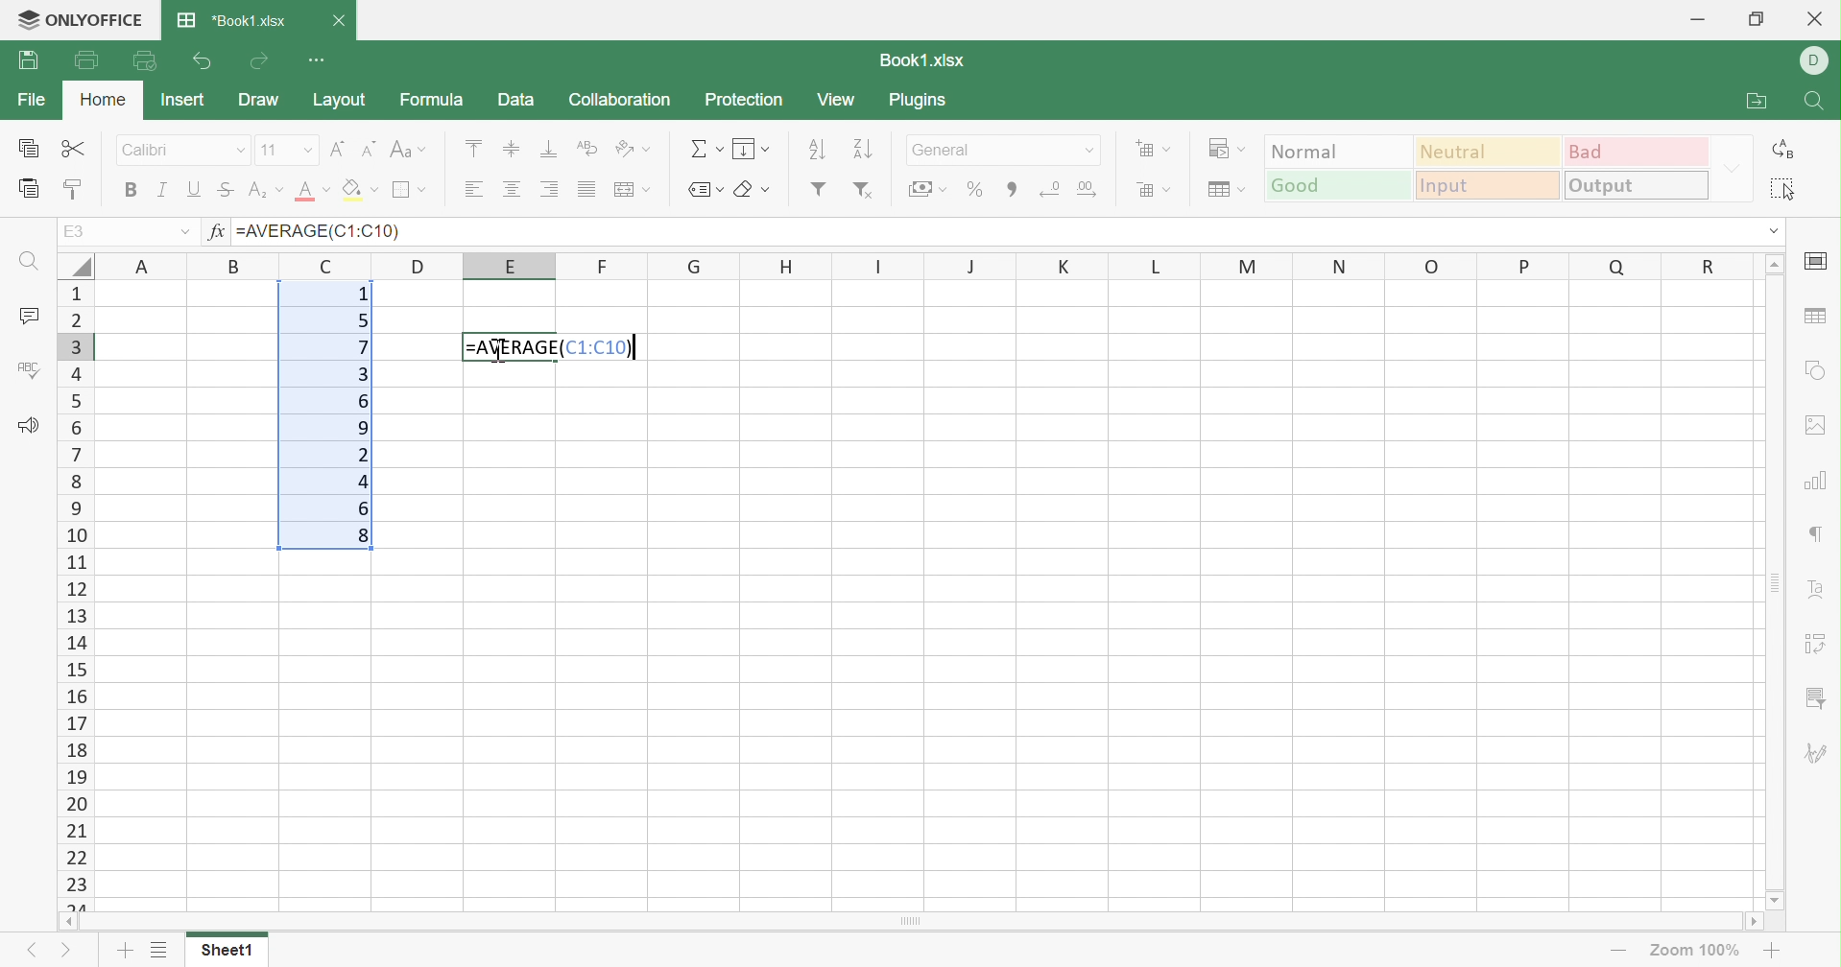  What do you see at coordinates (337, 150) in the screenshot?
I see `Increment font size` at bounding box center [337, 150].